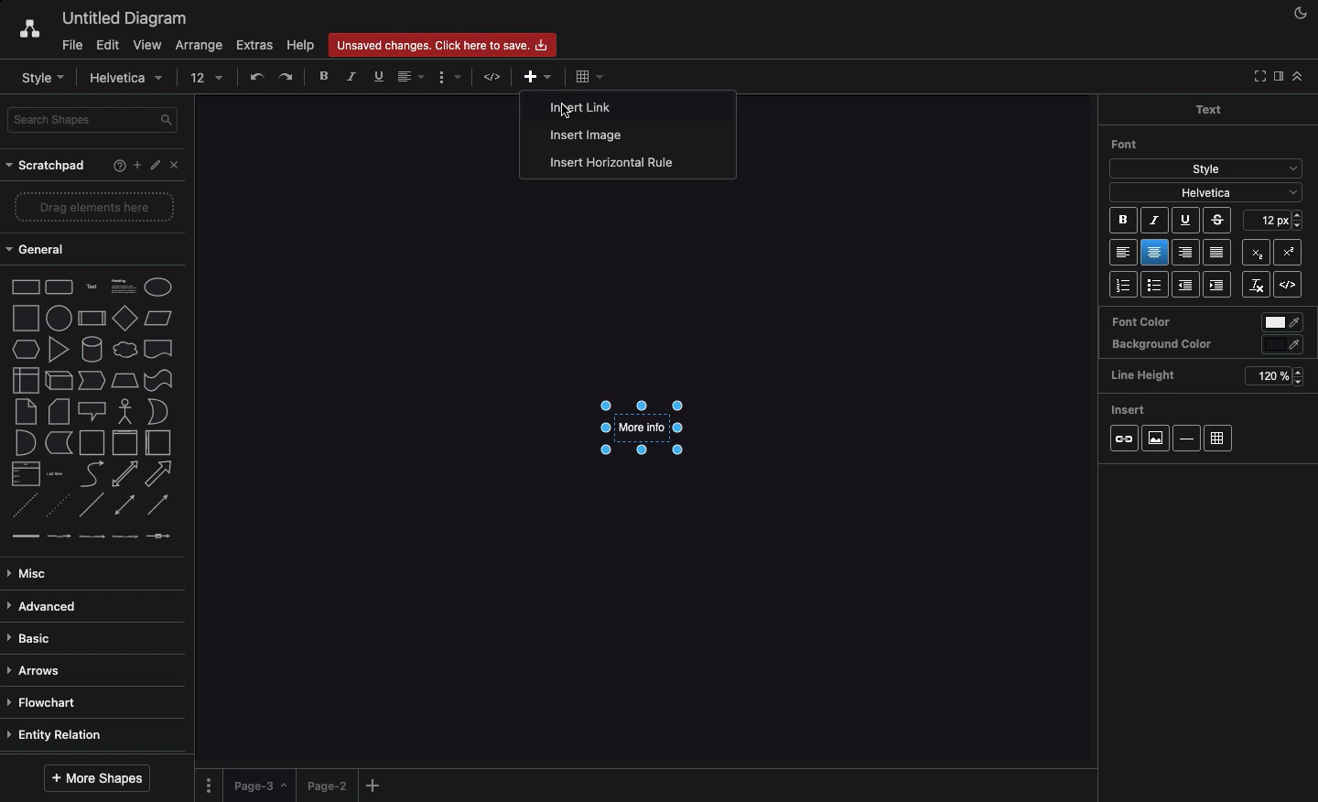 The image size is (1318, 802). I want to click on Flowchart, so click(50, 703).